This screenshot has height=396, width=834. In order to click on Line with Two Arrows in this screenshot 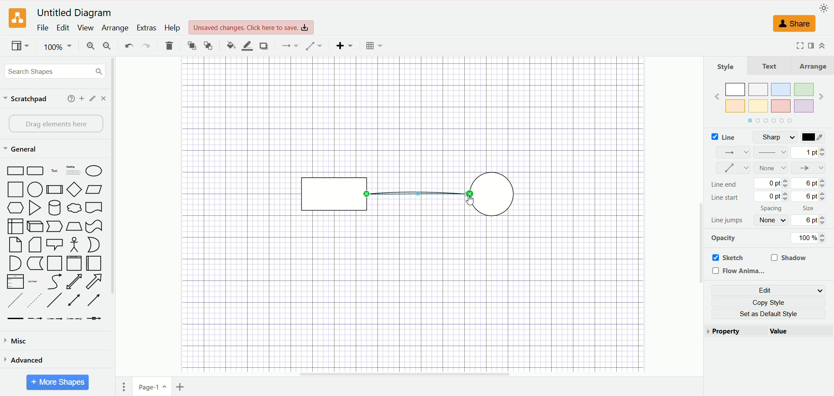, I will do `click(76, 300)`.